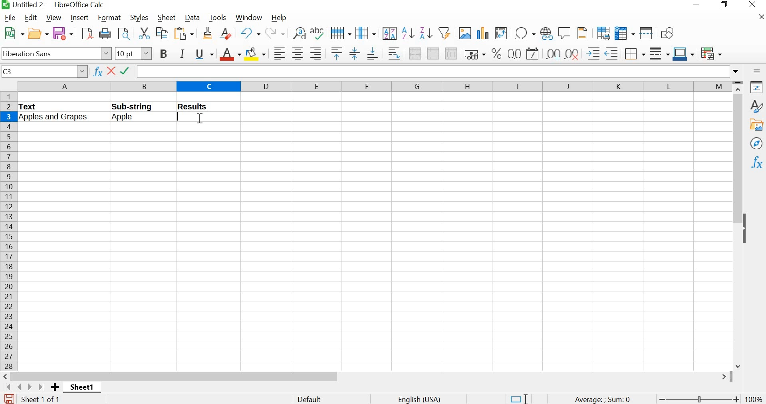 The height and width of the screenshot is (404, 766). What do you see at coordinates (312, 398) in the screenshot?
I see `default` at bounding box center [312, 398].